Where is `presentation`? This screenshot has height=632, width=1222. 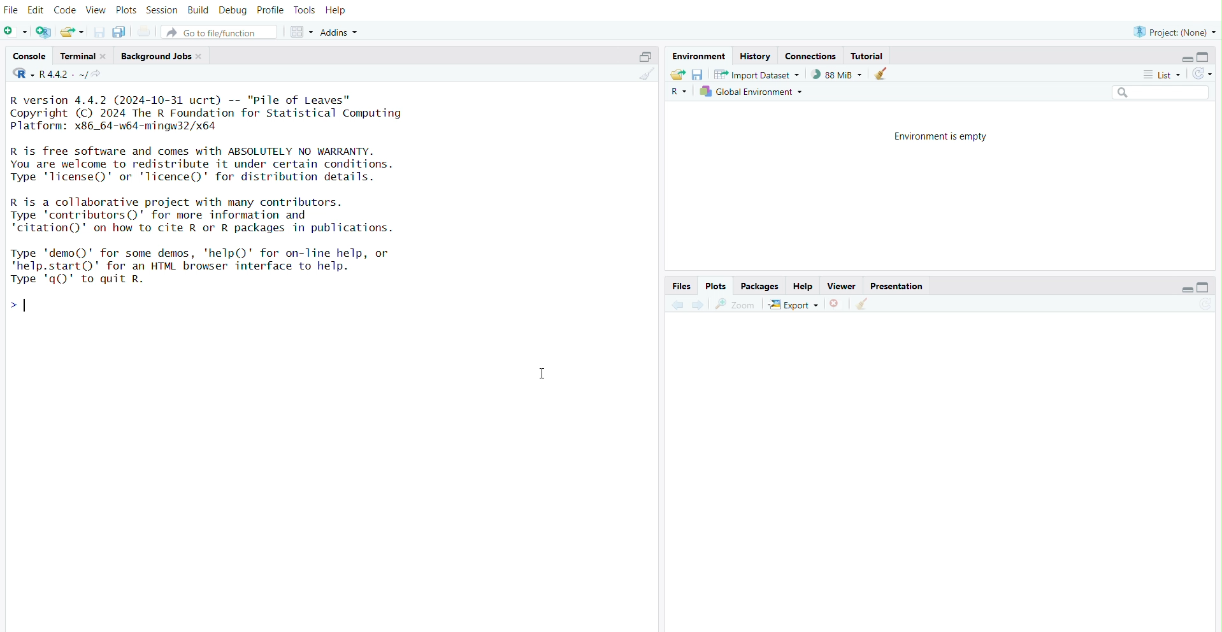
presentation is located at coordinates (900, 285).